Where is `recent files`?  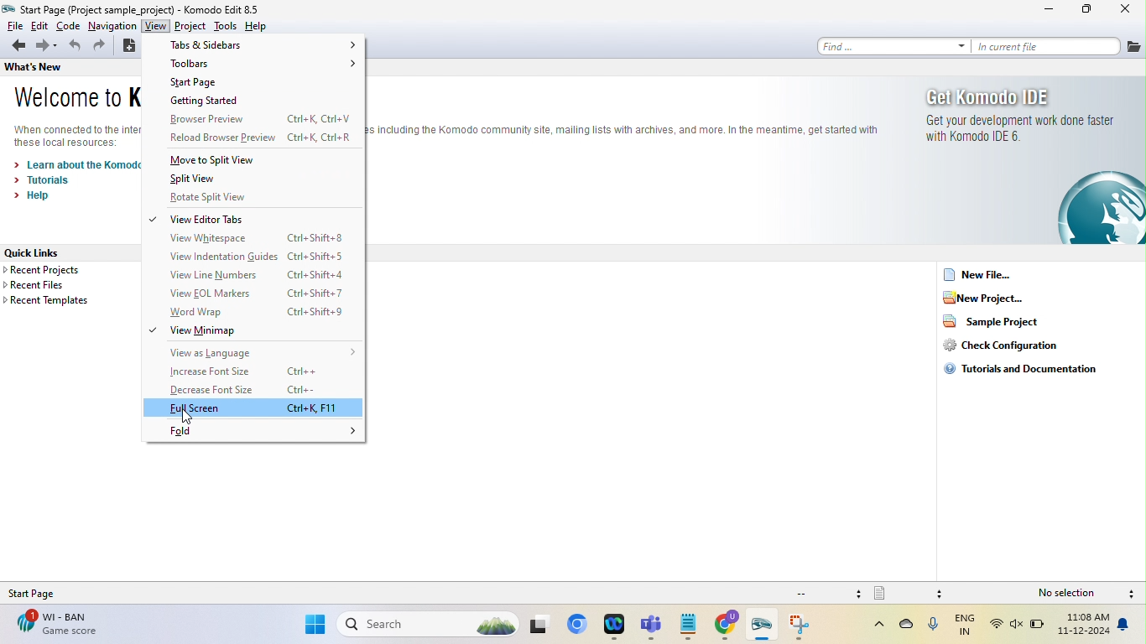
recent files is located at coordinates (57, 286).